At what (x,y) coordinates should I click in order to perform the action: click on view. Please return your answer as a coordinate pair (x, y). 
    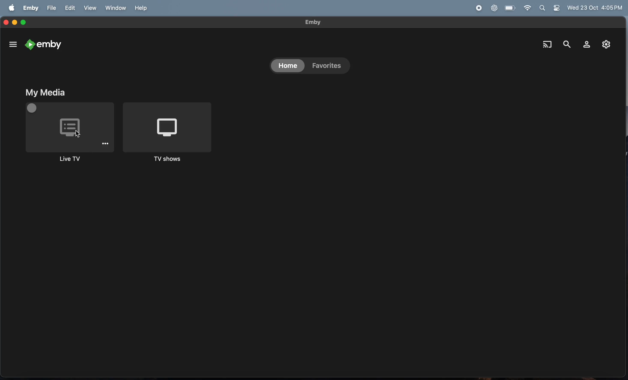
    Looking at the image, I should click on (89, 8).